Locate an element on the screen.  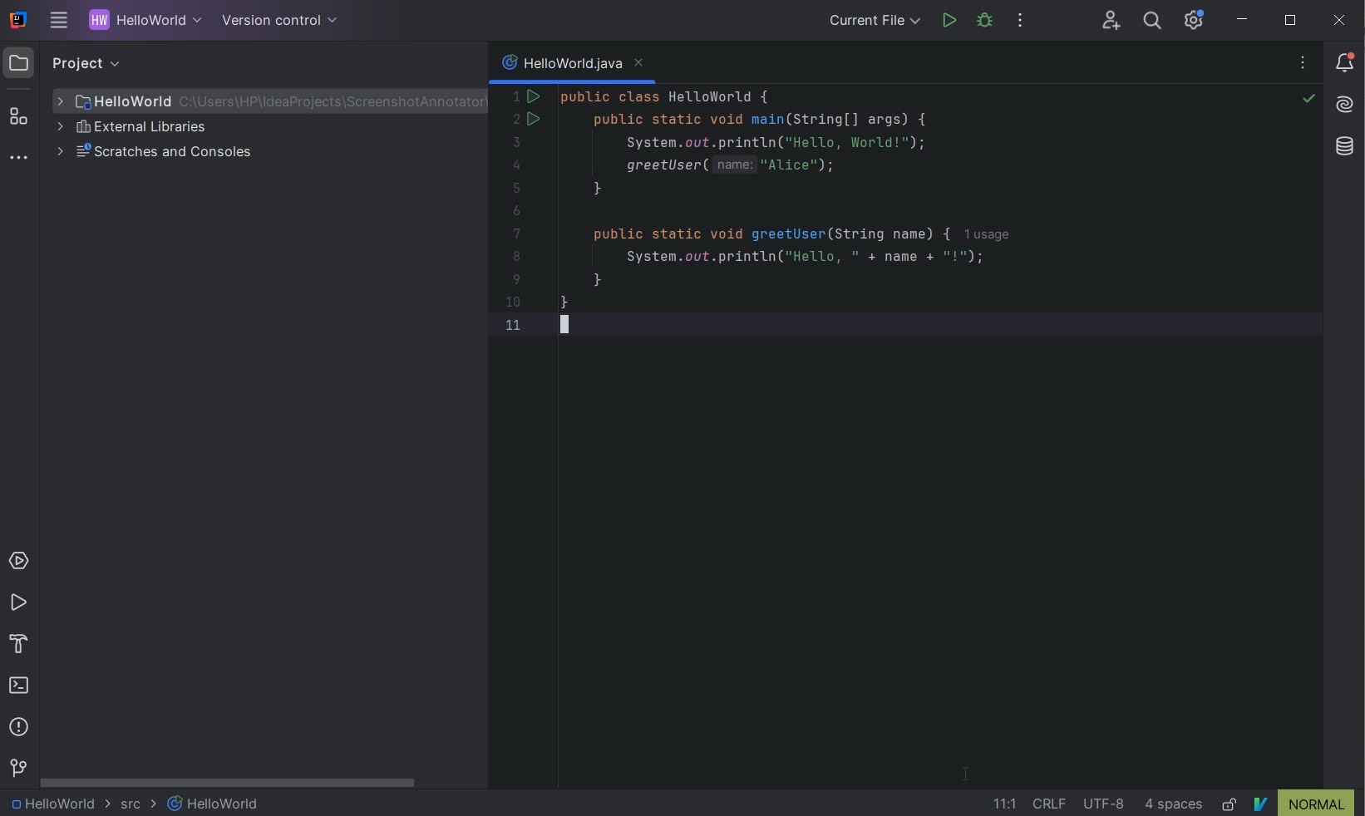
FILE NAME is located at coordinates (214, 804).